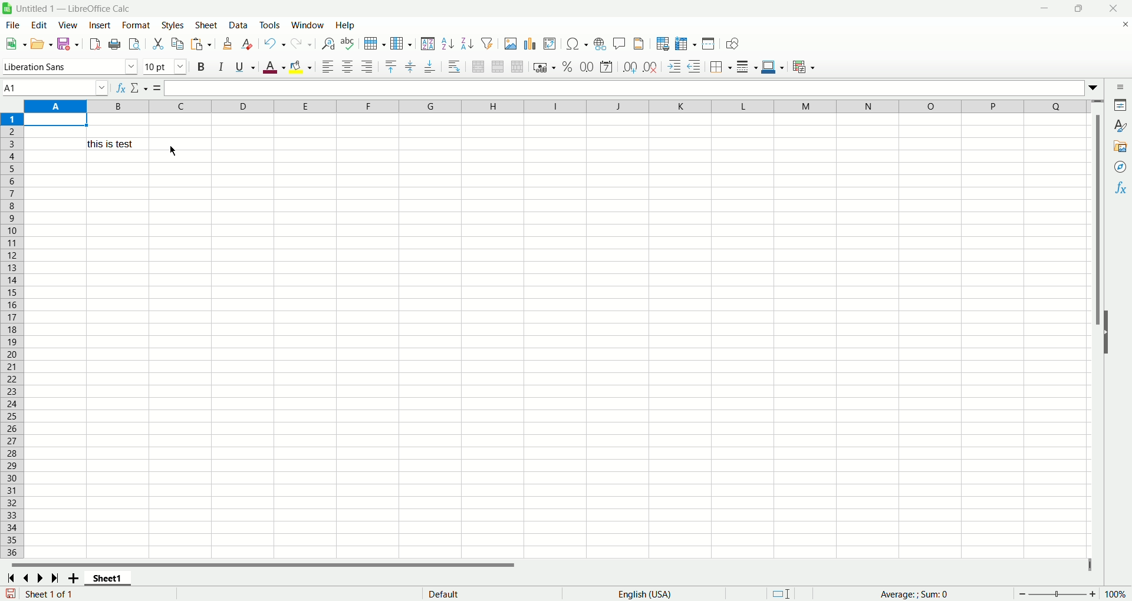  What do you see at coordinates (455, 67) in the screenshot?
I see `wrap text` at bounding box center [455, 67].